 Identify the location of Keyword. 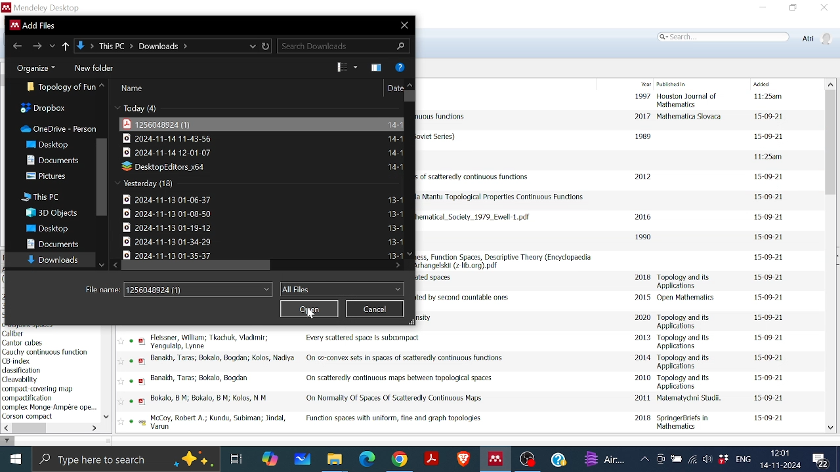
(26, 418).